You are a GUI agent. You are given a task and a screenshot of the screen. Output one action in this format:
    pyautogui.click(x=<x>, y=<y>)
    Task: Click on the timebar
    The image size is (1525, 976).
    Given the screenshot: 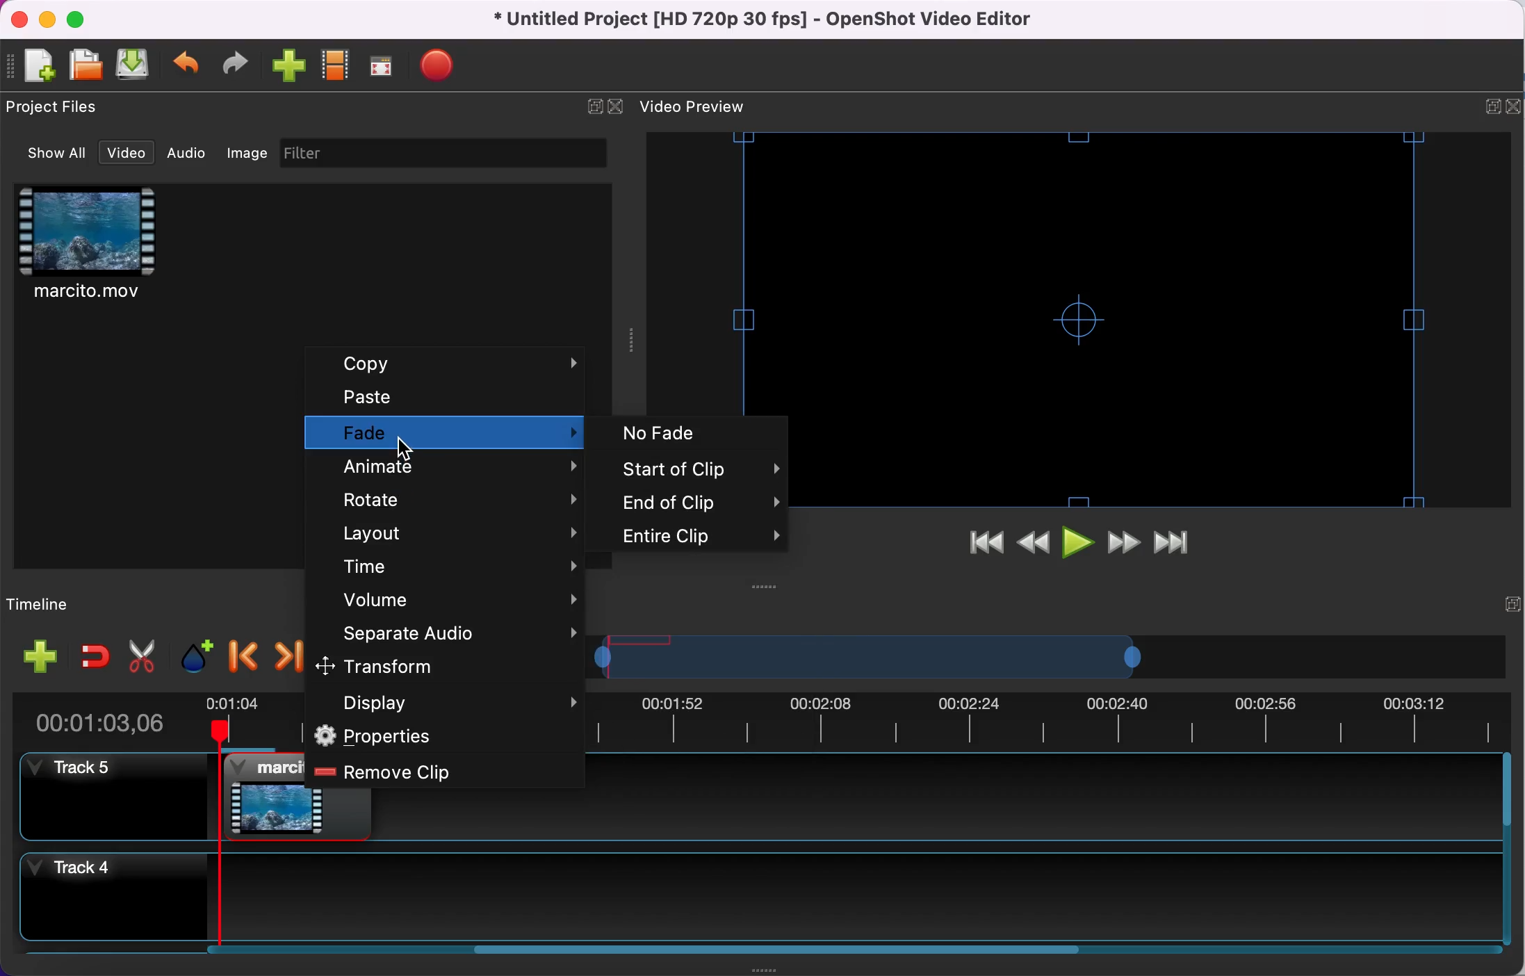 What is the action you would take?
    pyautogui.click(x=1050, y=719)
    